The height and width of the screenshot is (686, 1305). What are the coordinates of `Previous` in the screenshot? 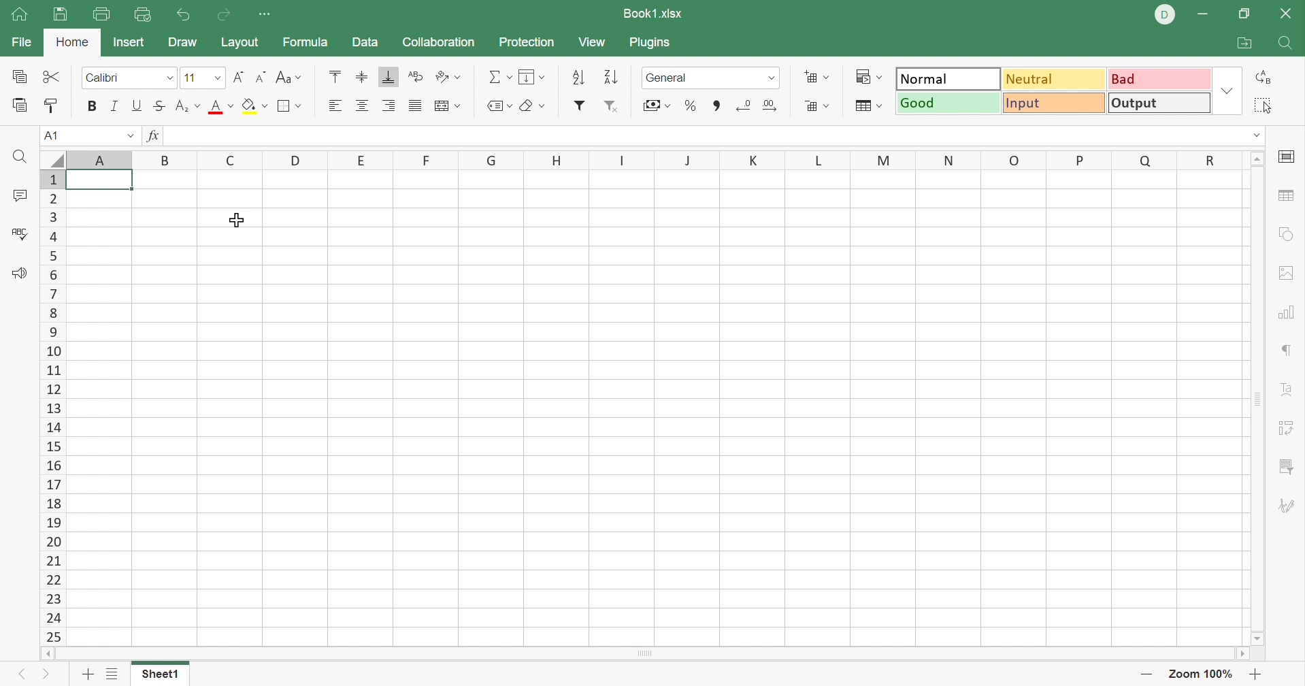 It's located at (16, 676).